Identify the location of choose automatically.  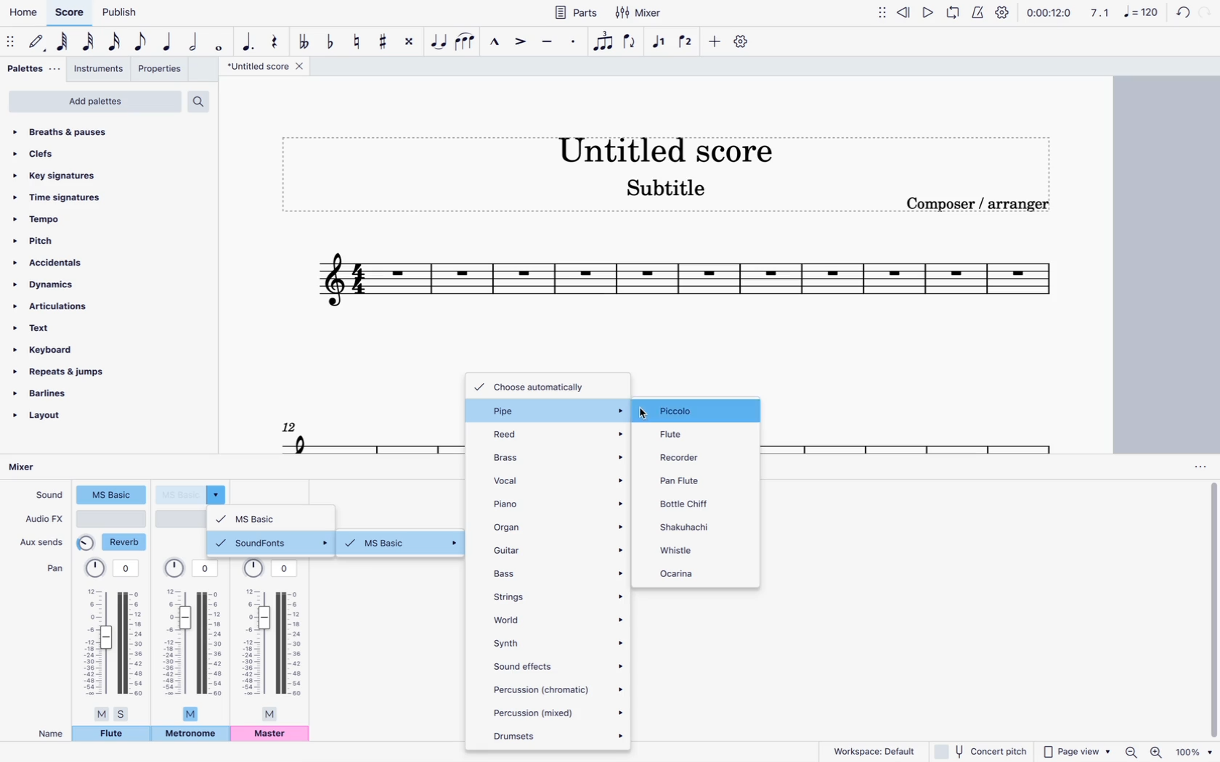
(543, 385).